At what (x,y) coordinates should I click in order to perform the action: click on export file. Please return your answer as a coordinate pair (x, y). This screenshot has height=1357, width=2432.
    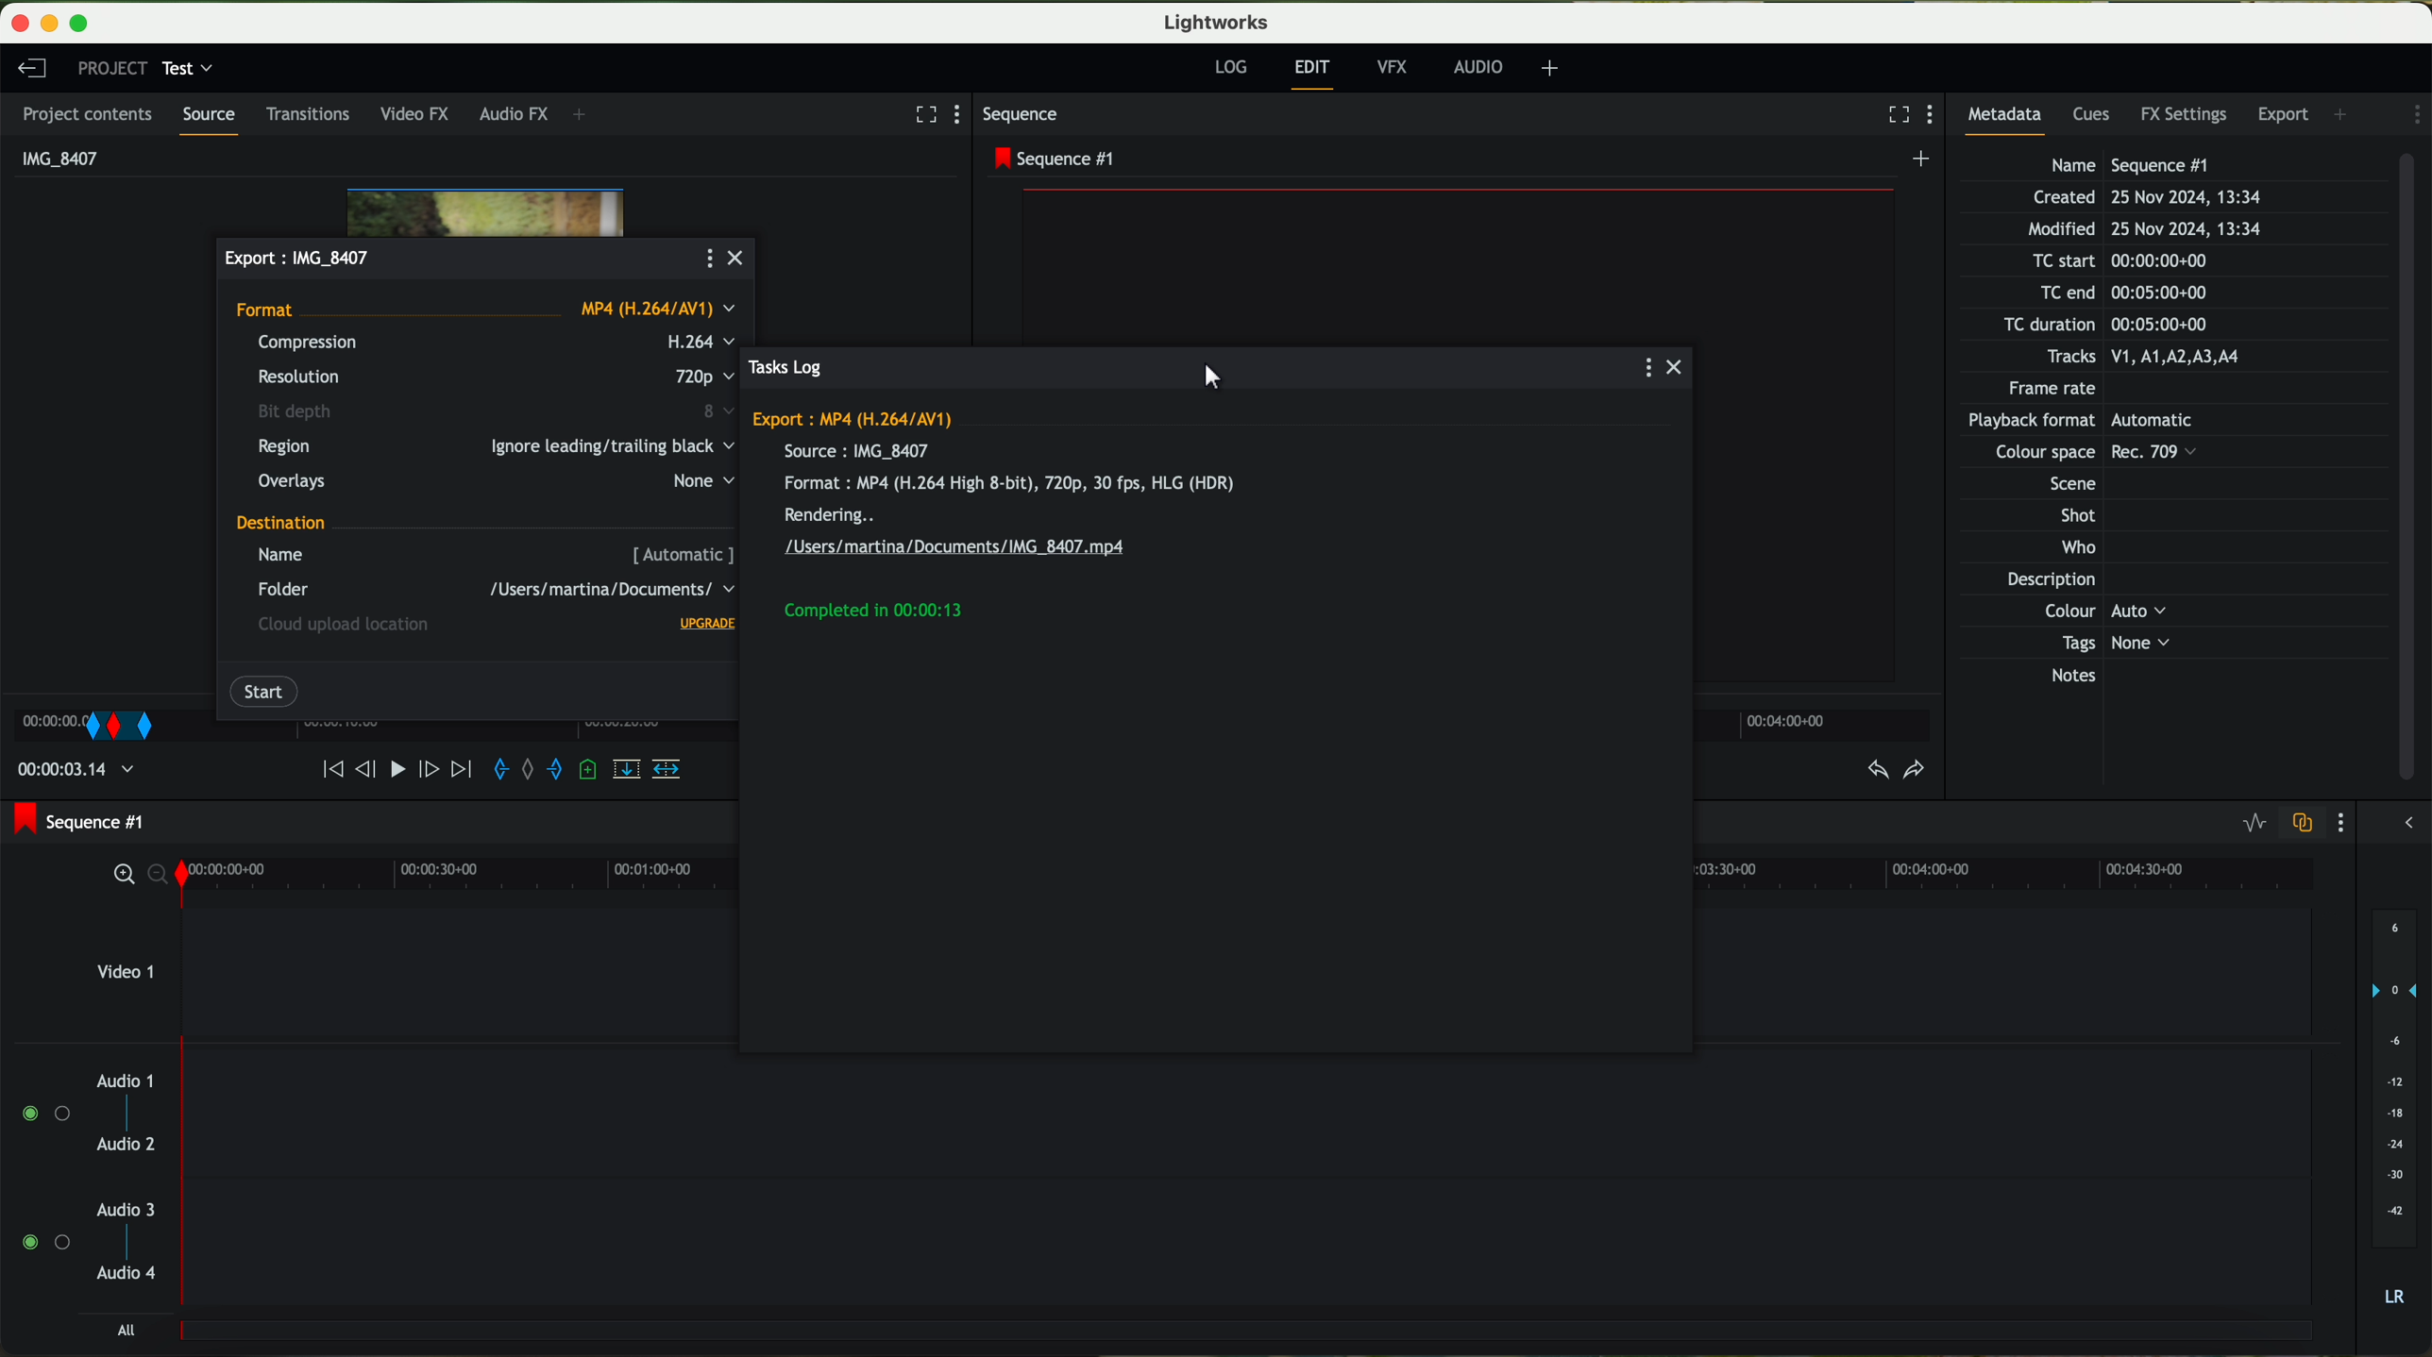
    Looking at the image, I should click on (300, 257).